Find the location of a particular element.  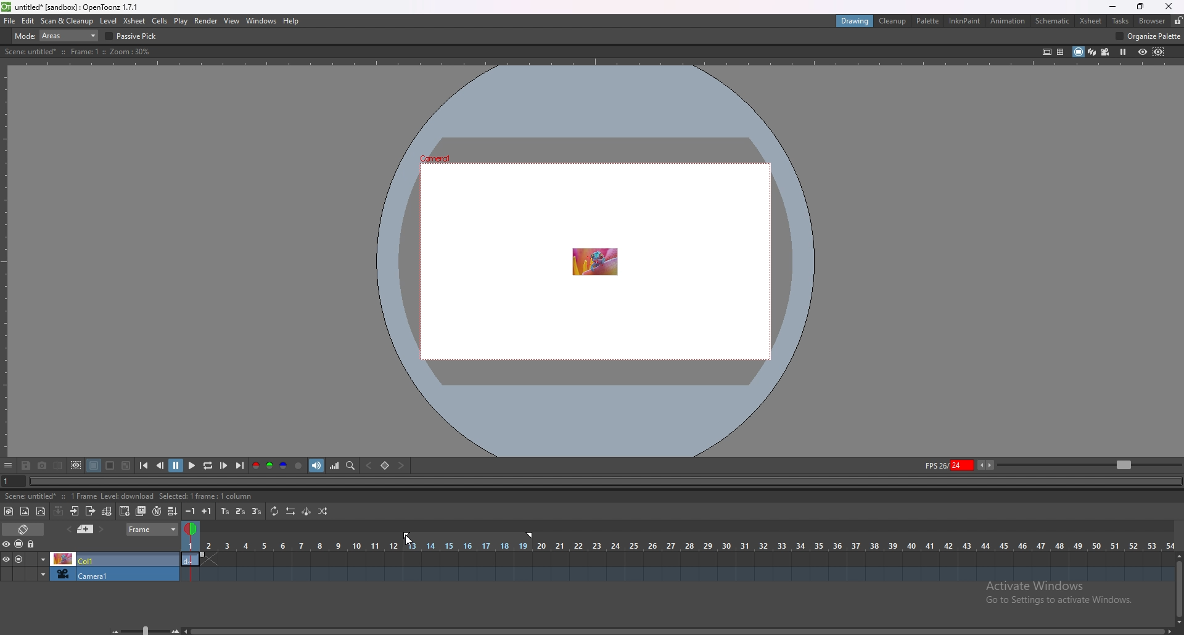

lock is located at coordinates (1178, 20).